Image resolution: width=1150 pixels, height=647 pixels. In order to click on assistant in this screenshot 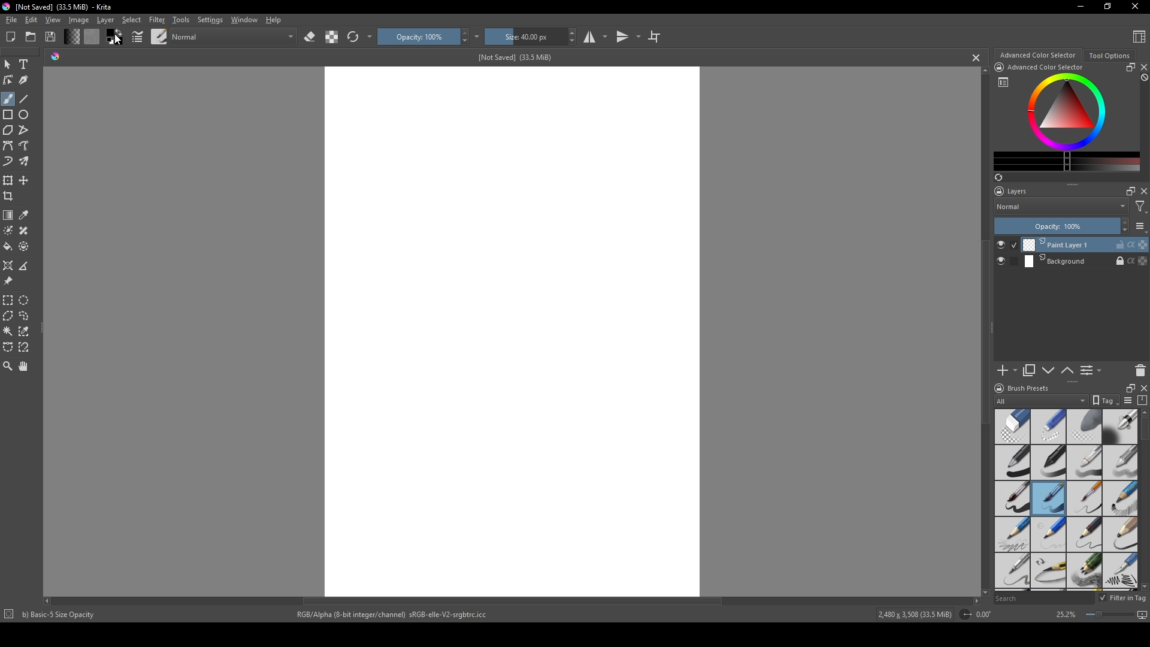, I will do `click(8, 265)`.